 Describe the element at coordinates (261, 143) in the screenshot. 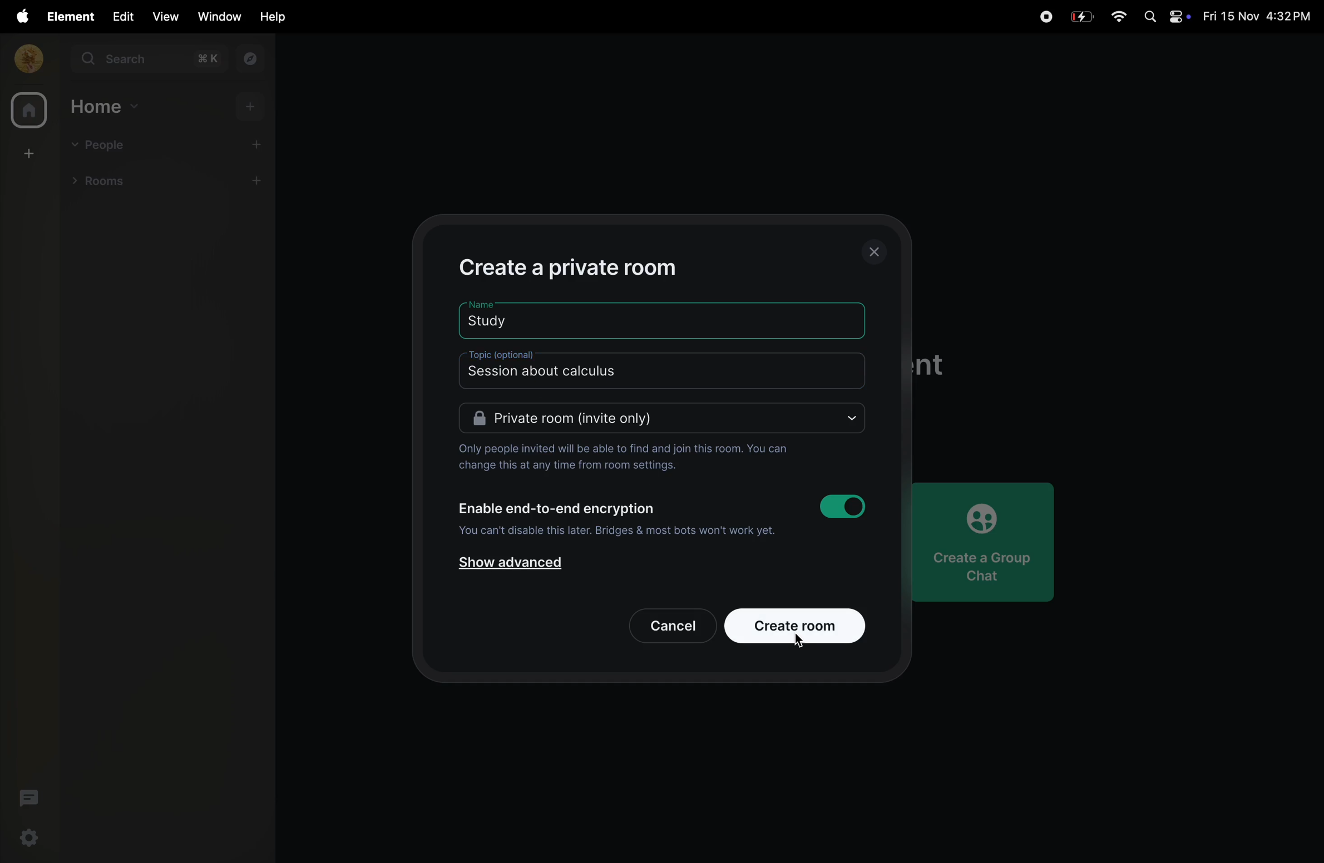

I see `add` at that location.